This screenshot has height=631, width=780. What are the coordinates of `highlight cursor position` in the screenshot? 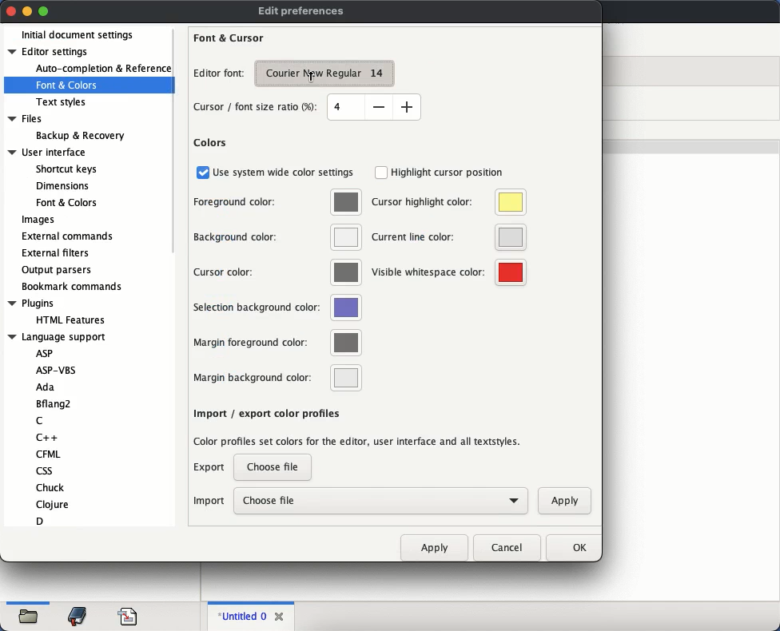 It's located at (440, 173).